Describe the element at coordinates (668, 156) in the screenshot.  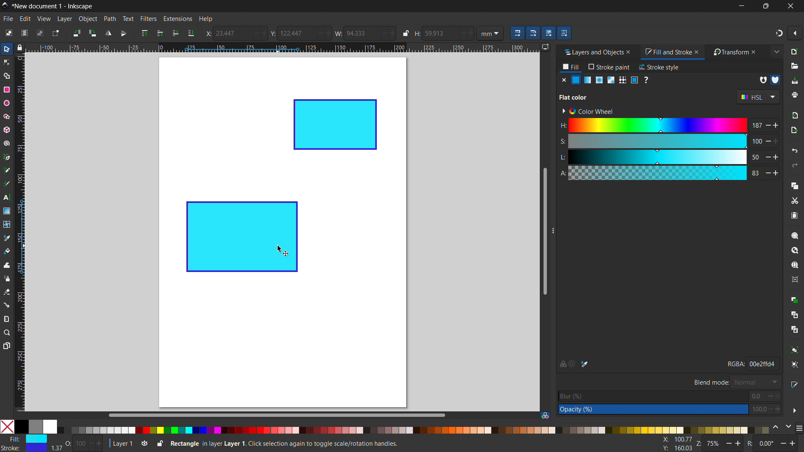
I see `L: 50` at that location.